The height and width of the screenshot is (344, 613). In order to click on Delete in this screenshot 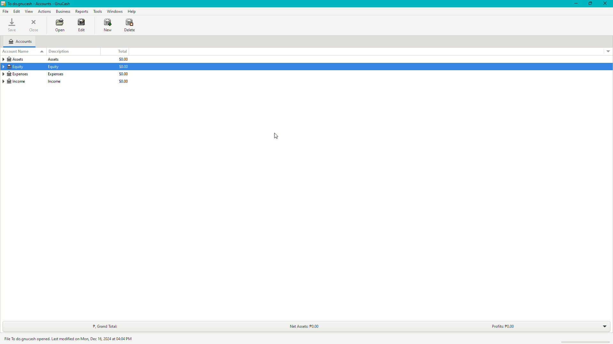, I will do `click(130, 26)`.